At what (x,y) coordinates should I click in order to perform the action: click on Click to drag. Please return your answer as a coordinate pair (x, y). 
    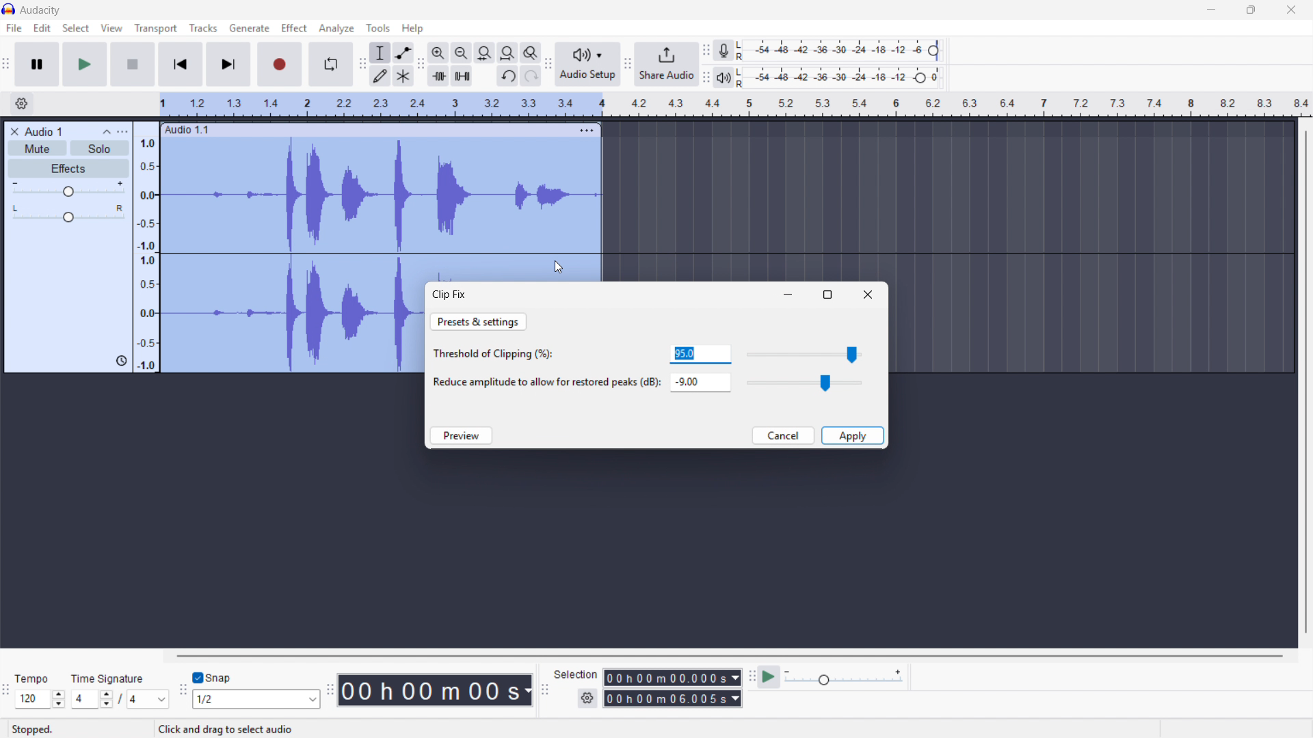
    Looking at the image, I should click on (367, 129).